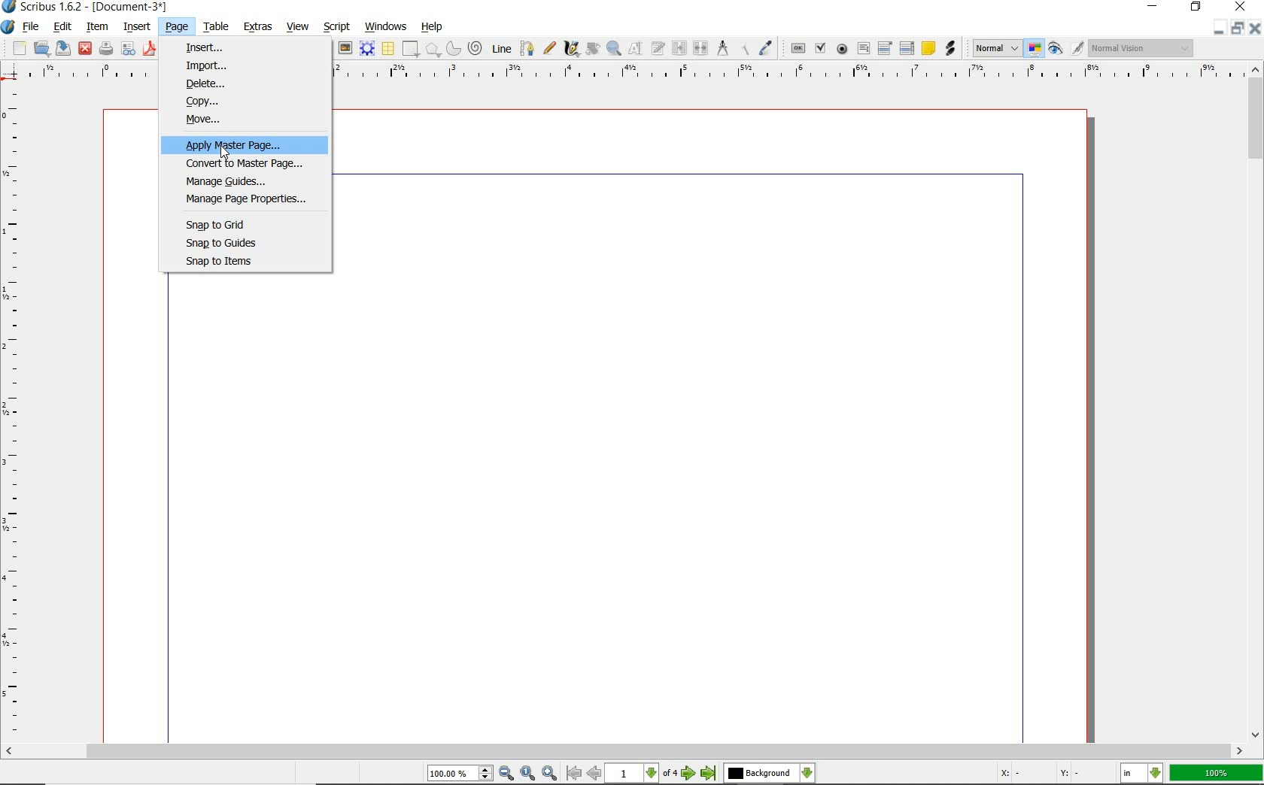 The width and height of the screenshot is (1264, 785). I want to click on copy, so click(251, 102).